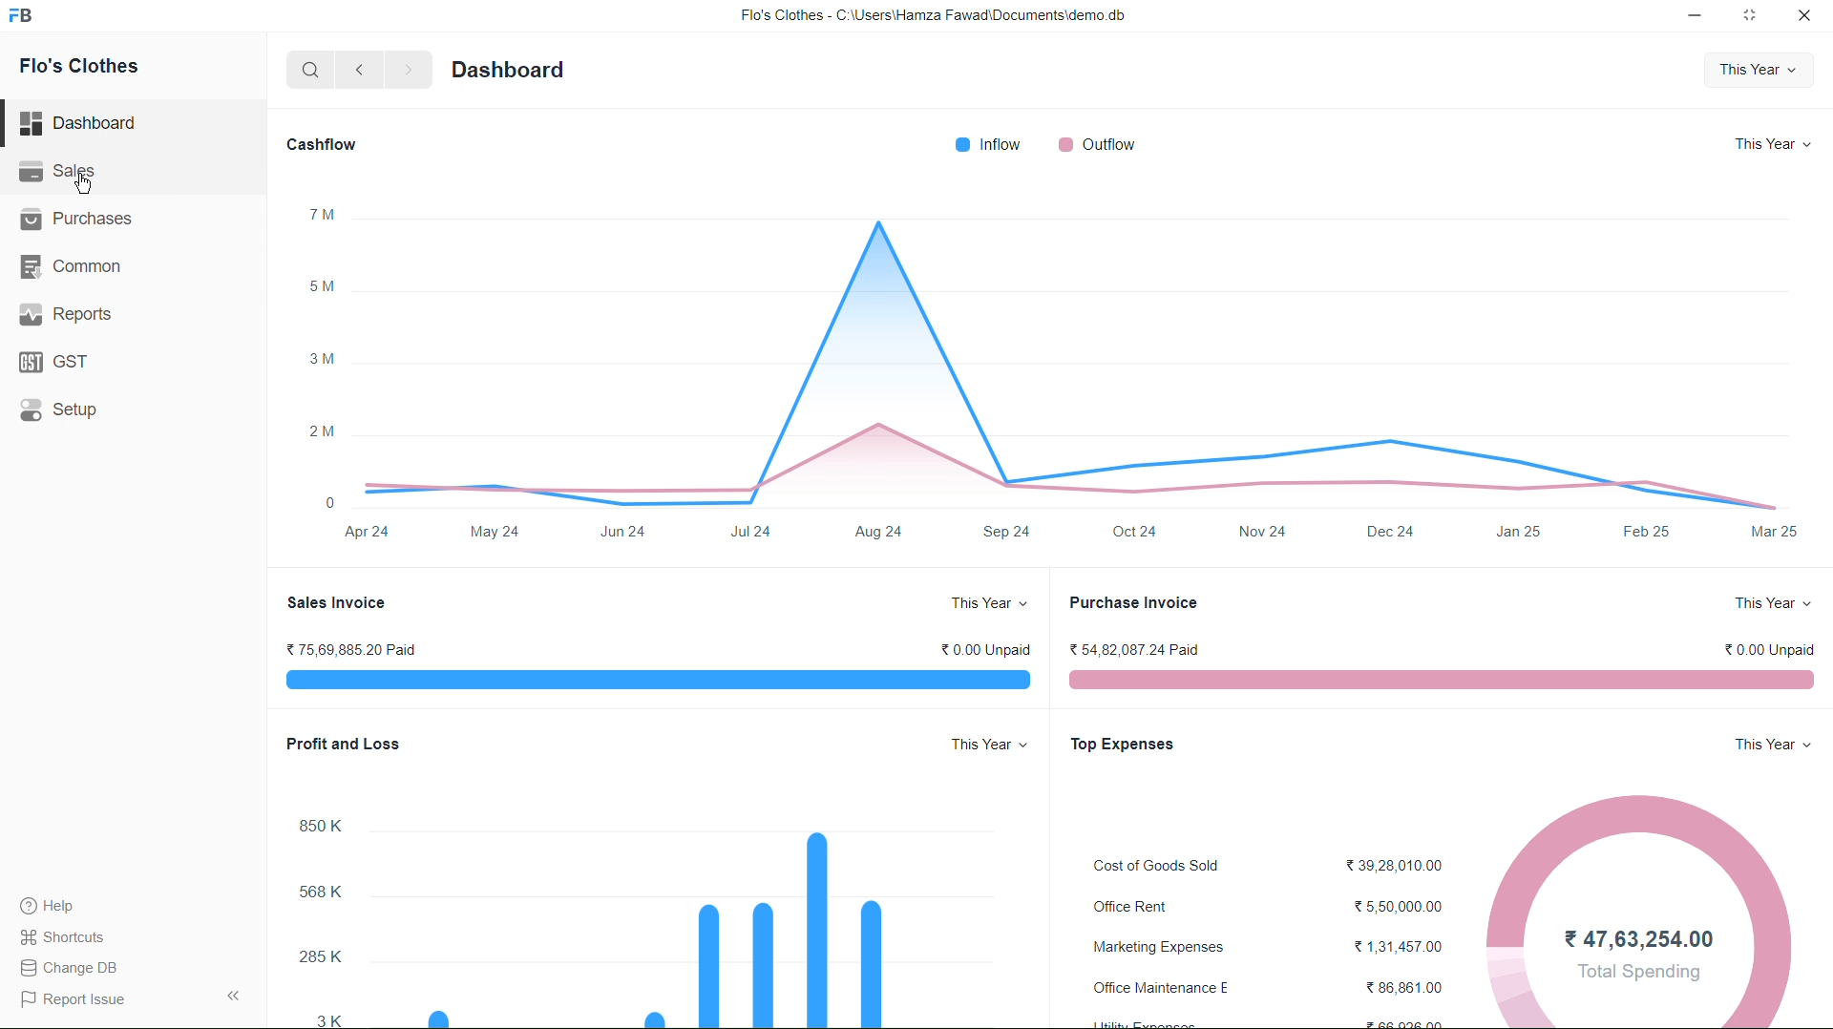  I want to click on Rs. 5,50,000.00, so click(1392, 904).